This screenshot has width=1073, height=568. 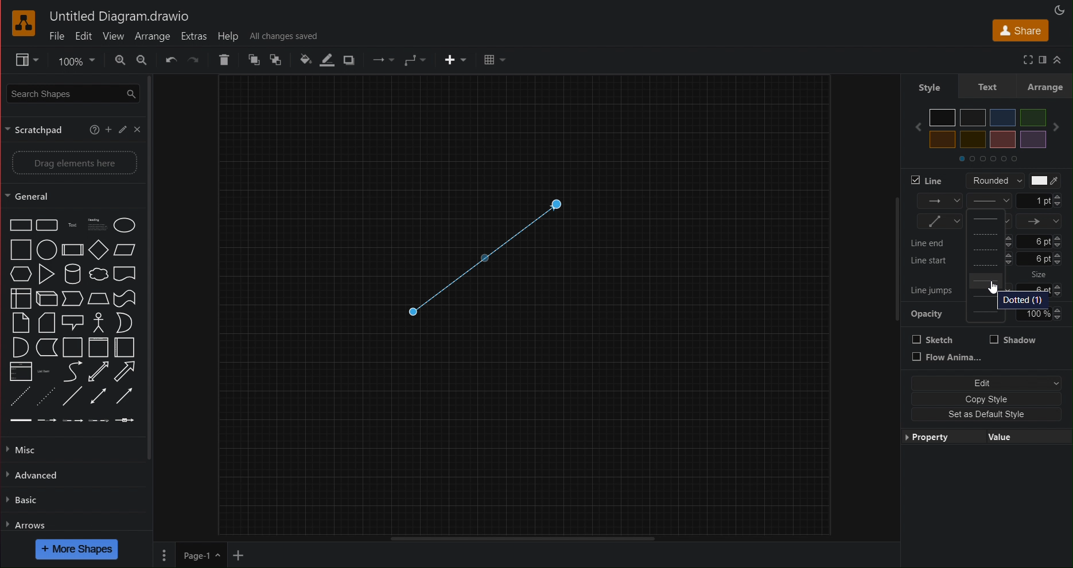 I want to click on Line width, so click(x=1040, y=201).